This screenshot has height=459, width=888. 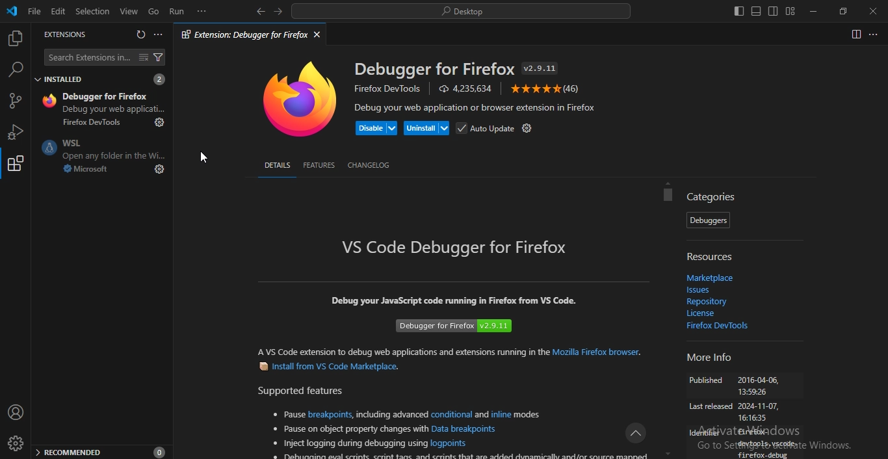 What do you see at coordinates (533, 89) in the screenshot?
I see `five stars` at bounding box center [533, 89].